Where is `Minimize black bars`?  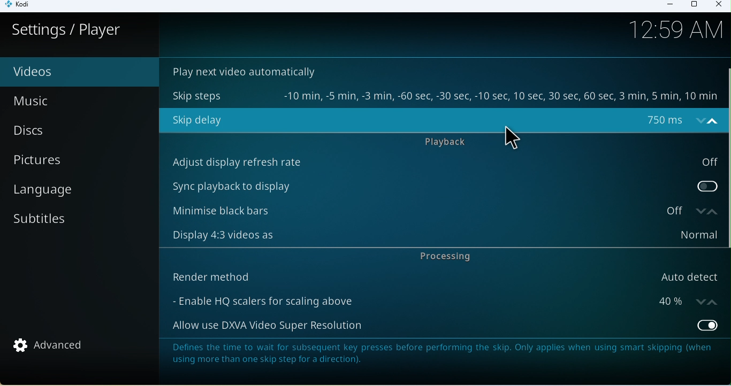
Minimize black bars is located at coordinates (424, 212).